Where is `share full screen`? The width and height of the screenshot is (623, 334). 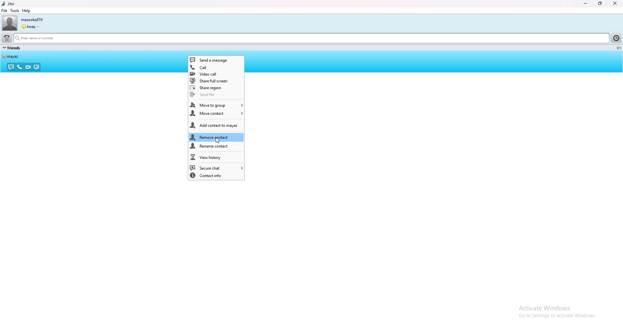
share full screen is located at coordinates (216, 81).